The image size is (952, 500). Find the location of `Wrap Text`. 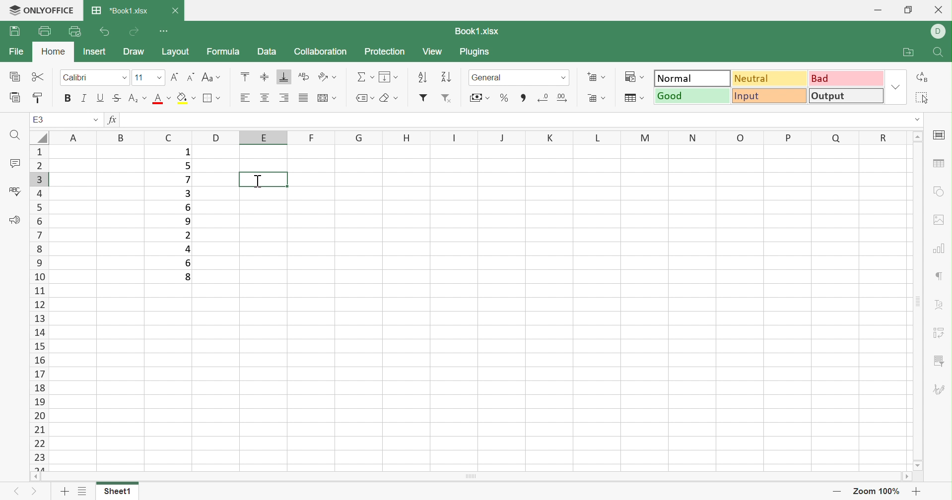

Wrap Text is located at coordinates (304, 77).